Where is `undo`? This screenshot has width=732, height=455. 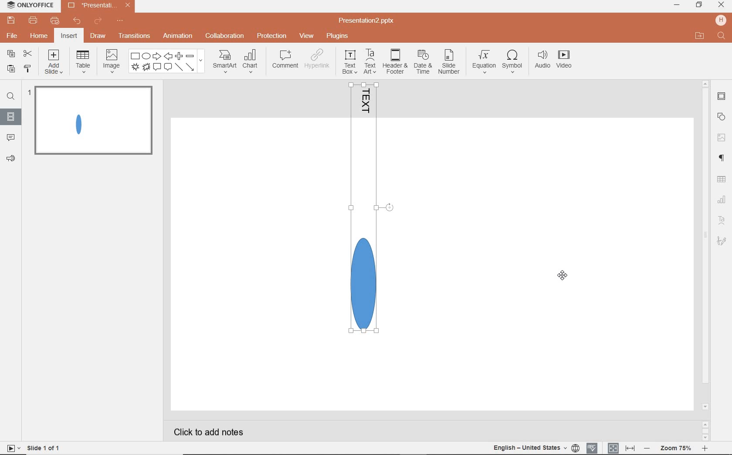 undo is located at coordinates (74, 21).